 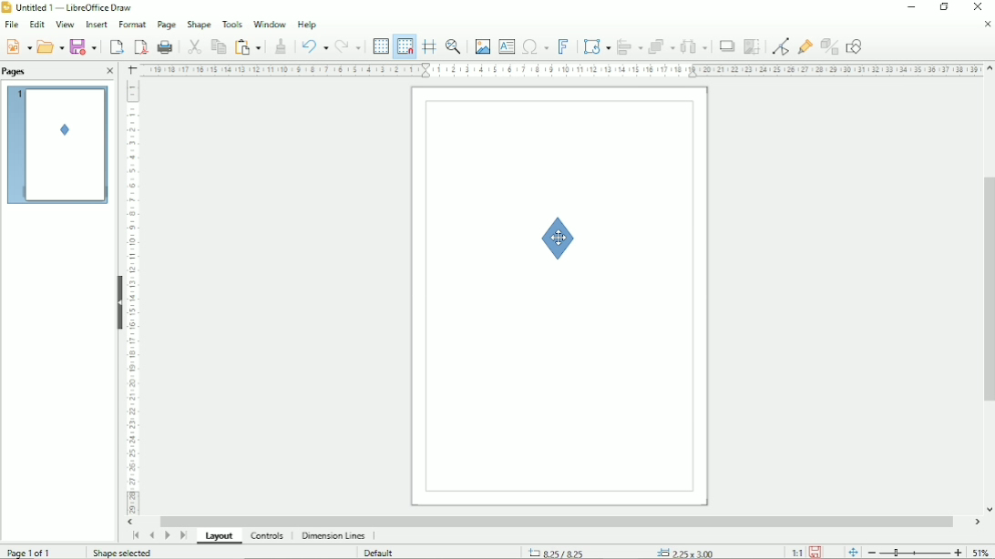 I want to click on Close, so click(x=986, y=25).